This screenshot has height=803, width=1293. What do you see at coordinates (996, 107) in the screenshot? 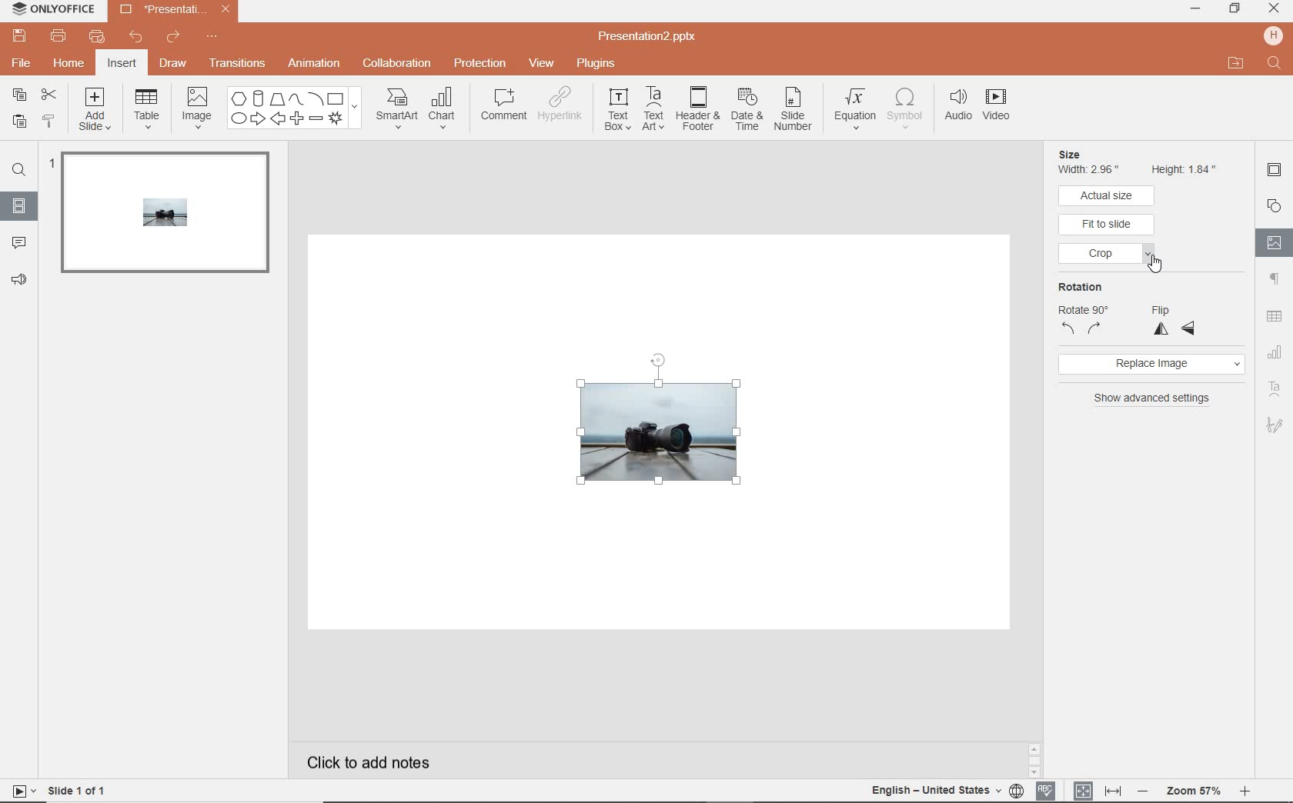
I see `videos` at bounding box center [996, 107].